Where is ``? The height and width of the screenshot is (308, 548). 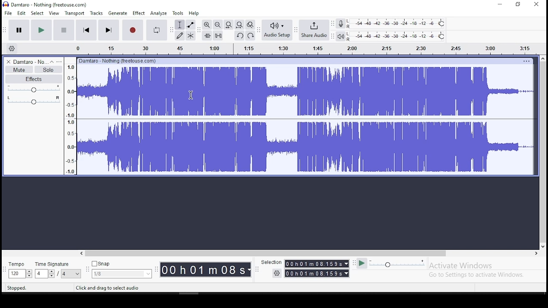  is located at coordinates (4, 30).